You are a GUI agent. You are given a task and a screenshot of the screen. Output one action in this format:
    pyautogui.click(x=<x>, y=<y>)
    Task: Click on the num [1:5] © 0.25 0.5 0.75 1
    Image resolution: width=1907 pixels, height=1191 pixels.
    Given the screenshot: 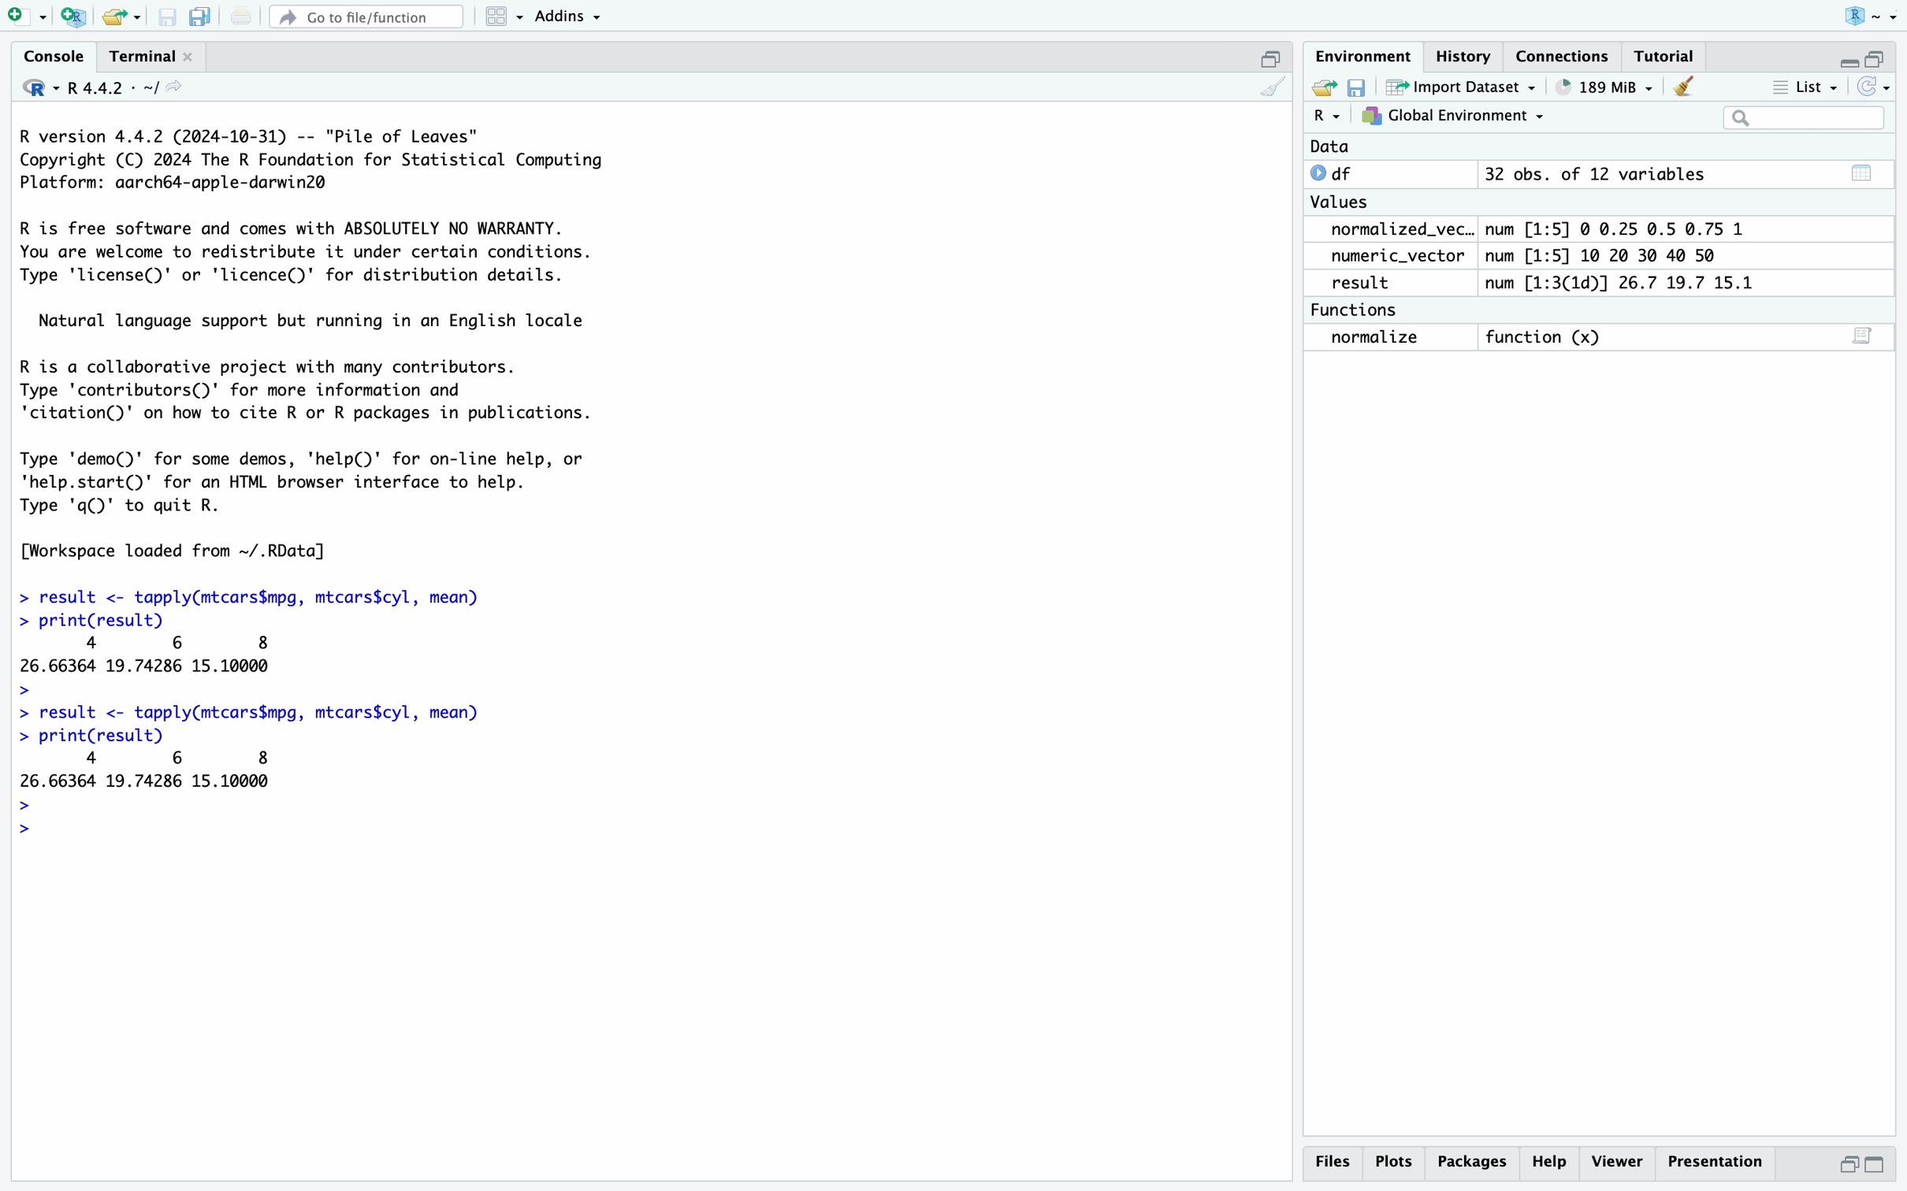 What is the action you would take?
    pyautogui.click(x=1623, y=228)
    